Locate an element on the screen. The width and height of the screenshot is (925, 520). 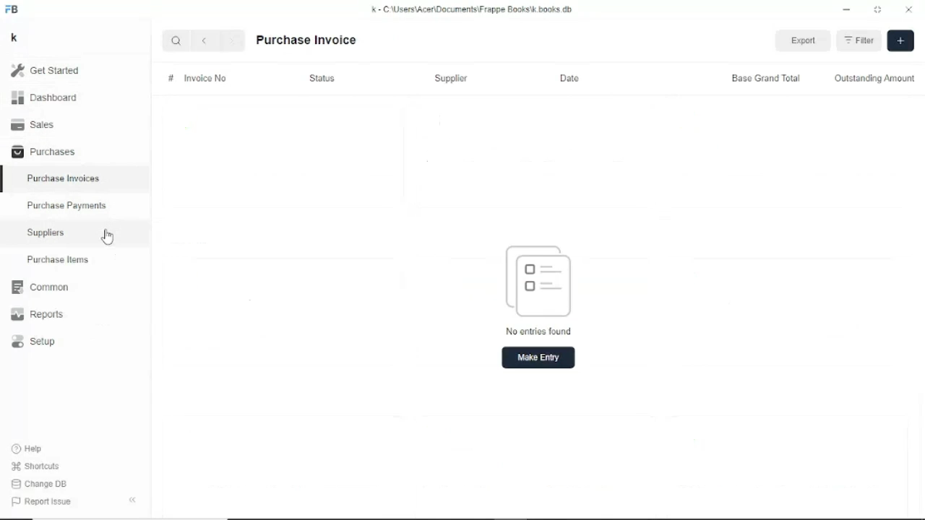
k is located at coordinates (14, 38).